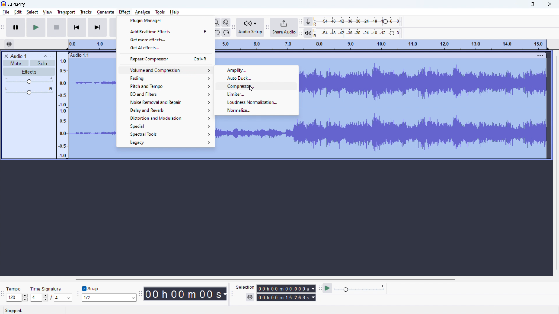 This screenshot has width=559, height=314. What do you see at coordinates (17, 298) in the screenshot?
I see `120 (select tempo)` at bounding box center [17, 298].